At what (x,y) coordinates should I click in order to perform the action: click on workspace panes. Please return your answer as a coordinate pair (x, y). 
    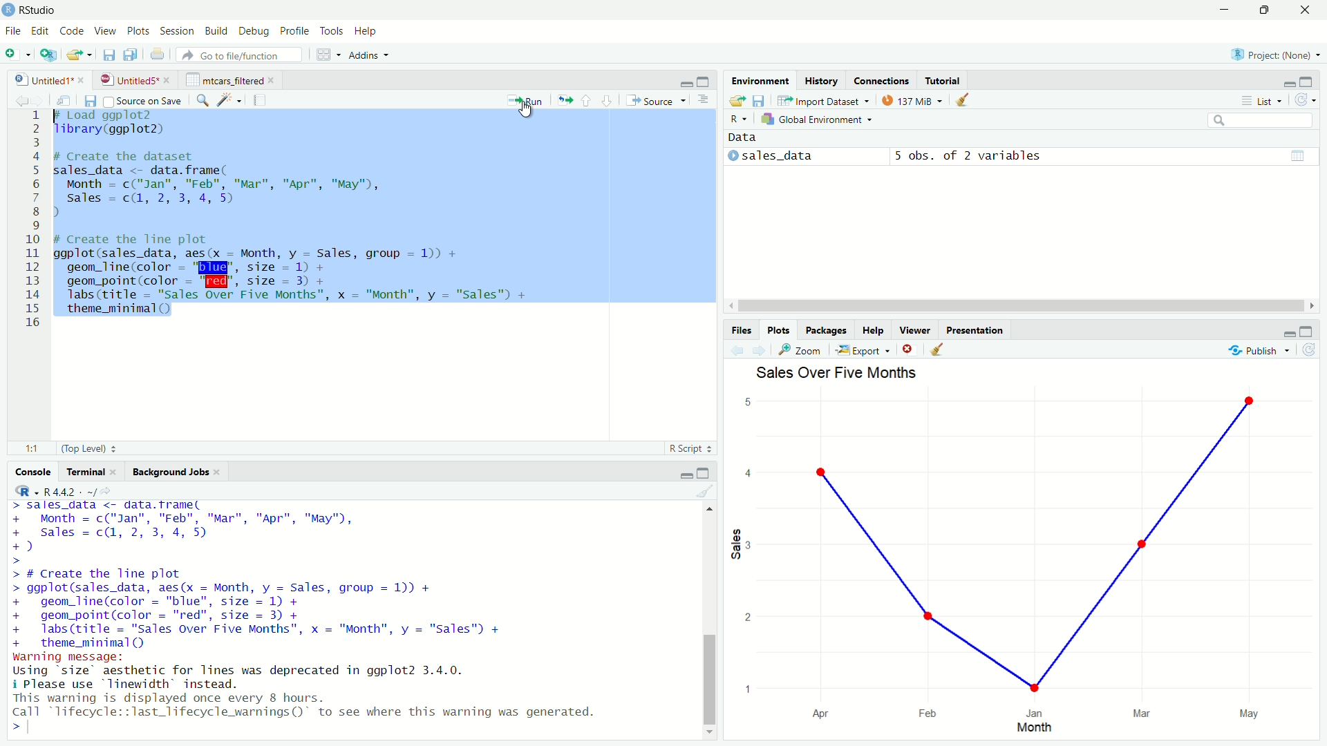
    Looking at the image, I should click on (325, 55).